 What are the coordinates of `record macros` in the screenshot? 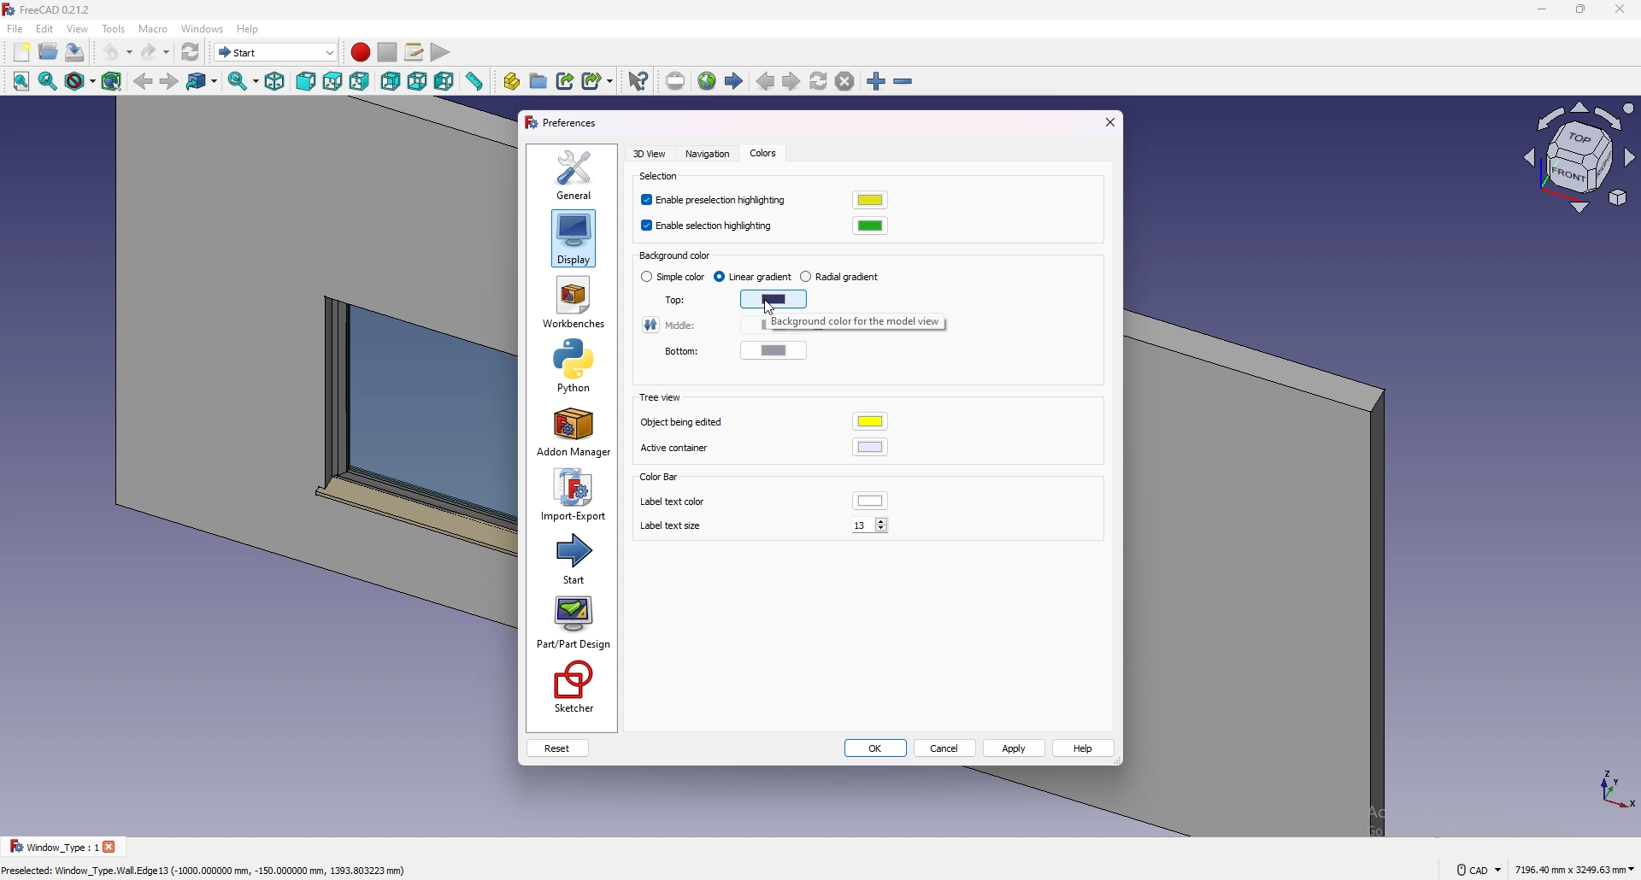 It's located at (360, 52).